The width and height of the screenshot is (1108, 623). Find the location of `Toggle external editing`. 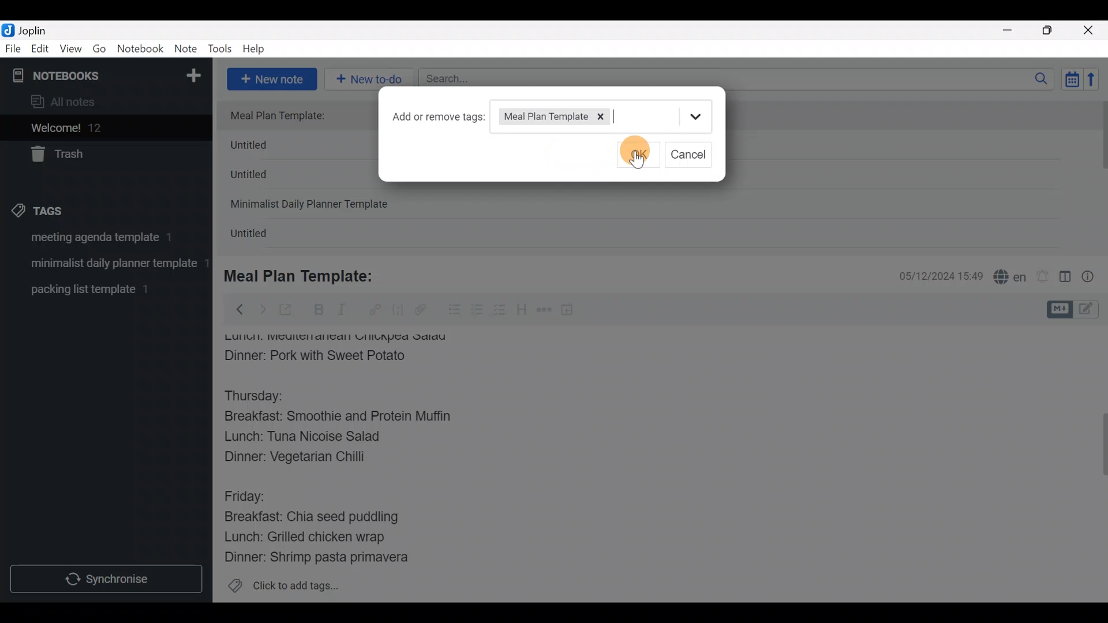

Toggle external editing is located at coordinates (290, 310).